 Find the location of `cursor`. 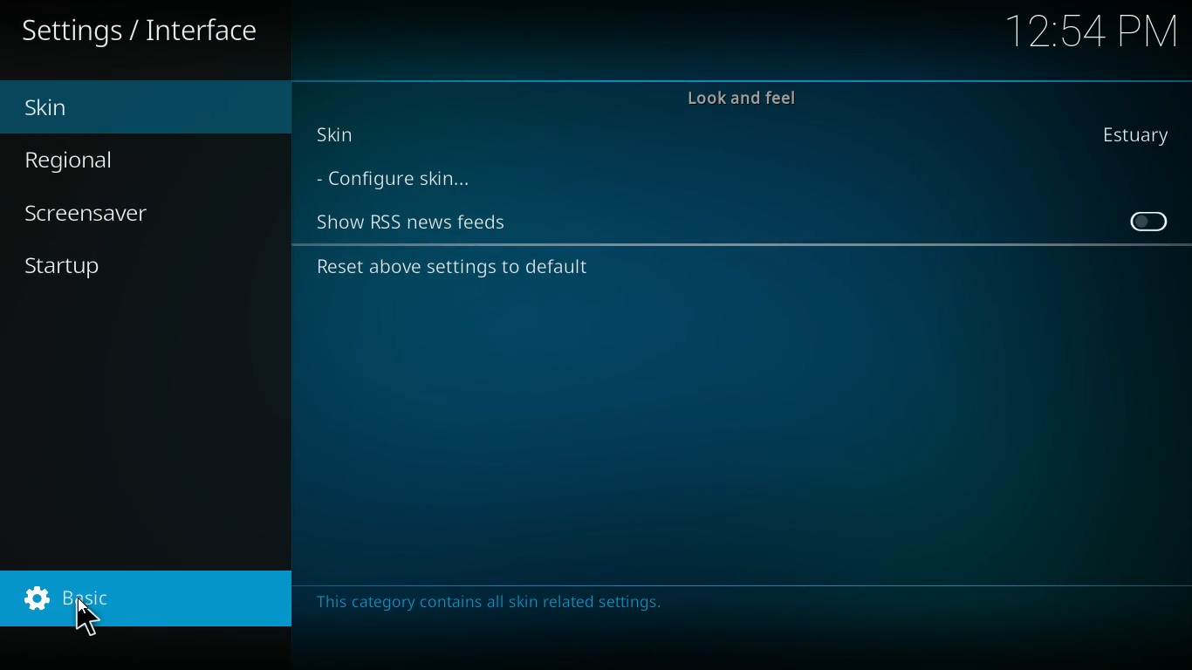

cursor is located at coordinates (86, 618).